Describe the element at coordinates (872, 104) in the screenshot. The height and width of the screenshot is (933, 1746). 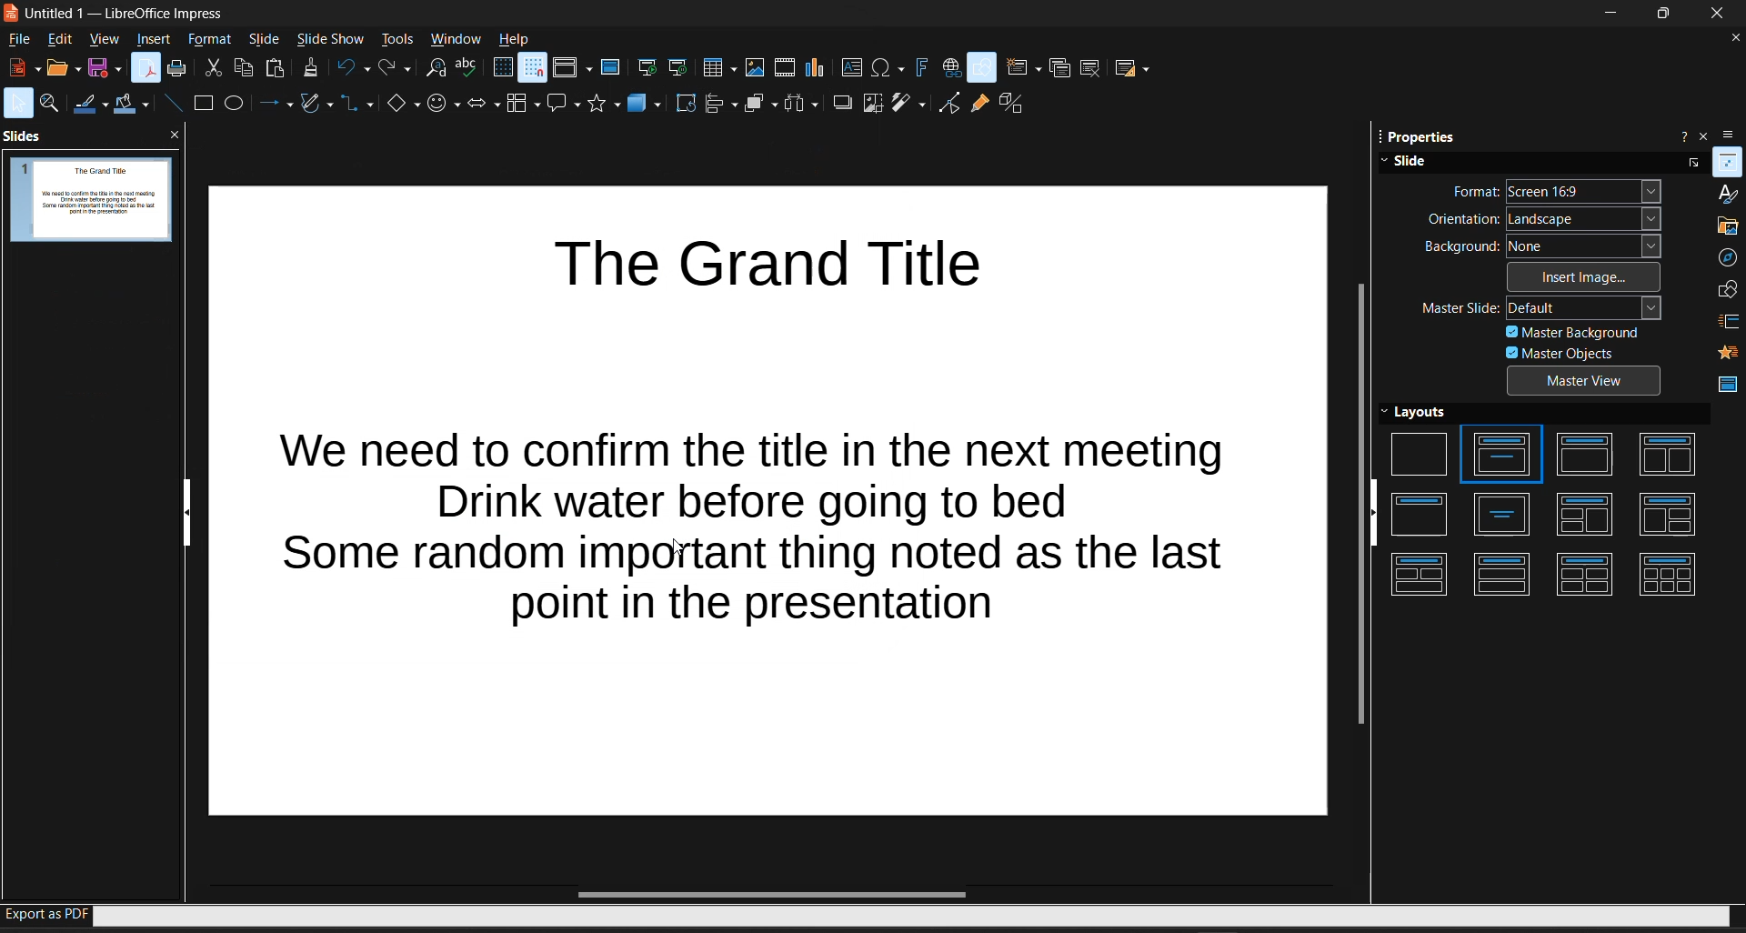
I see `crop image` at that location.